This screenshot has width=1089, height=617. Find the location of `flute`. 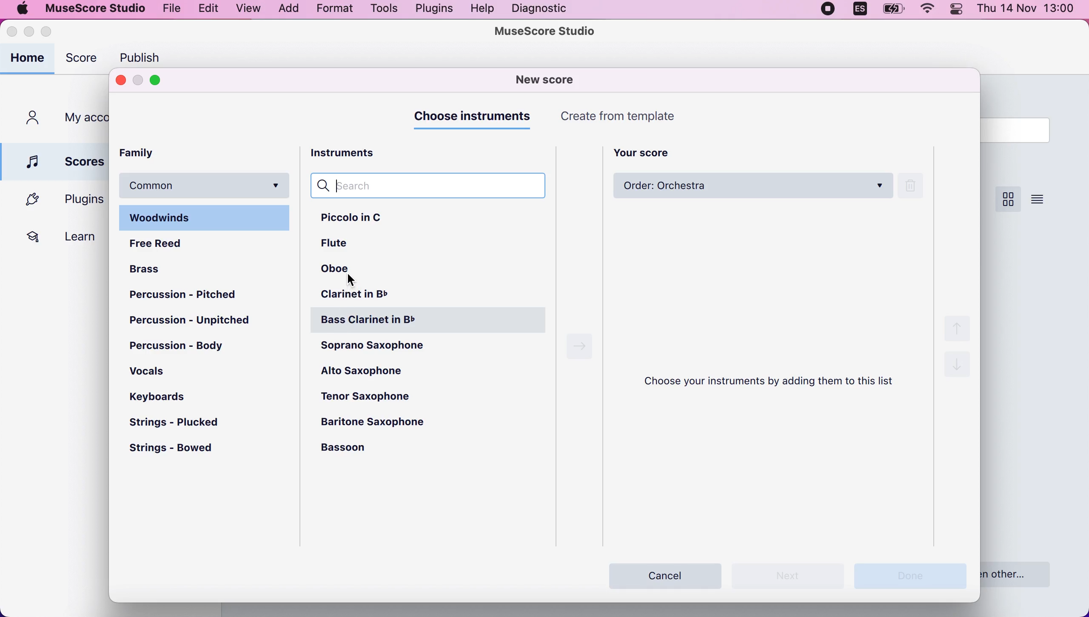

flute is located at coordinates (346, 246).